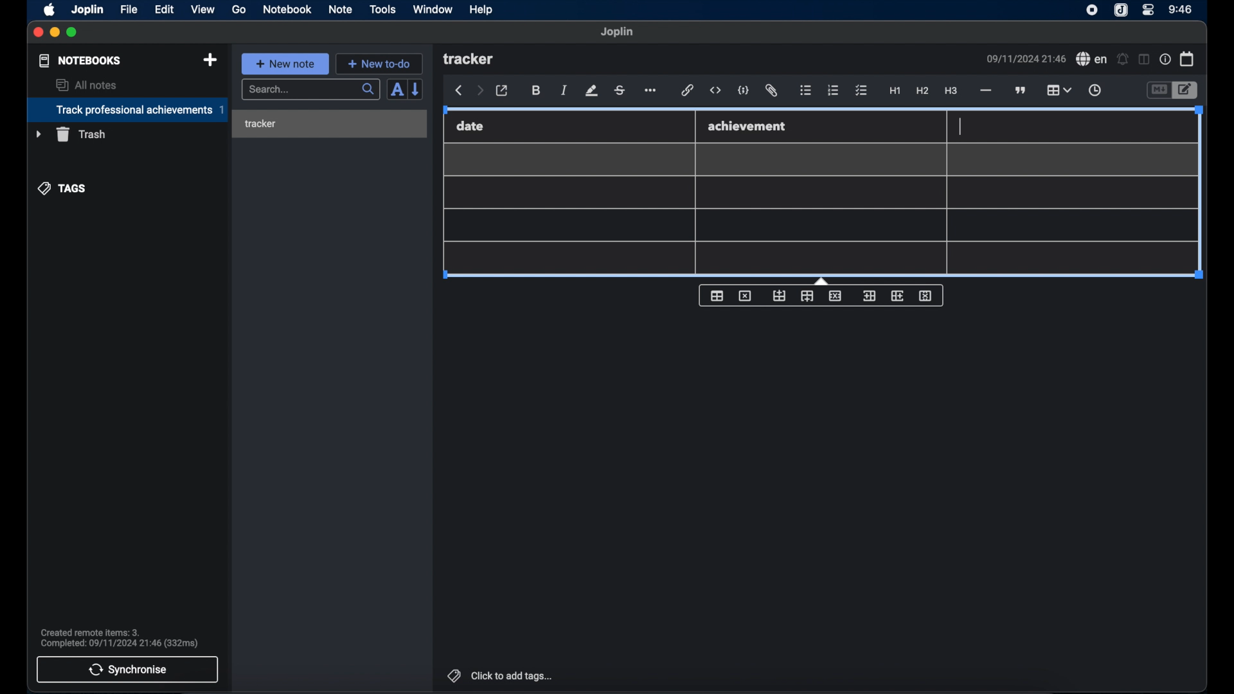  Describe the element at coordinates (1158, 90) in the screenshot. I see `toggle editor` at that location.